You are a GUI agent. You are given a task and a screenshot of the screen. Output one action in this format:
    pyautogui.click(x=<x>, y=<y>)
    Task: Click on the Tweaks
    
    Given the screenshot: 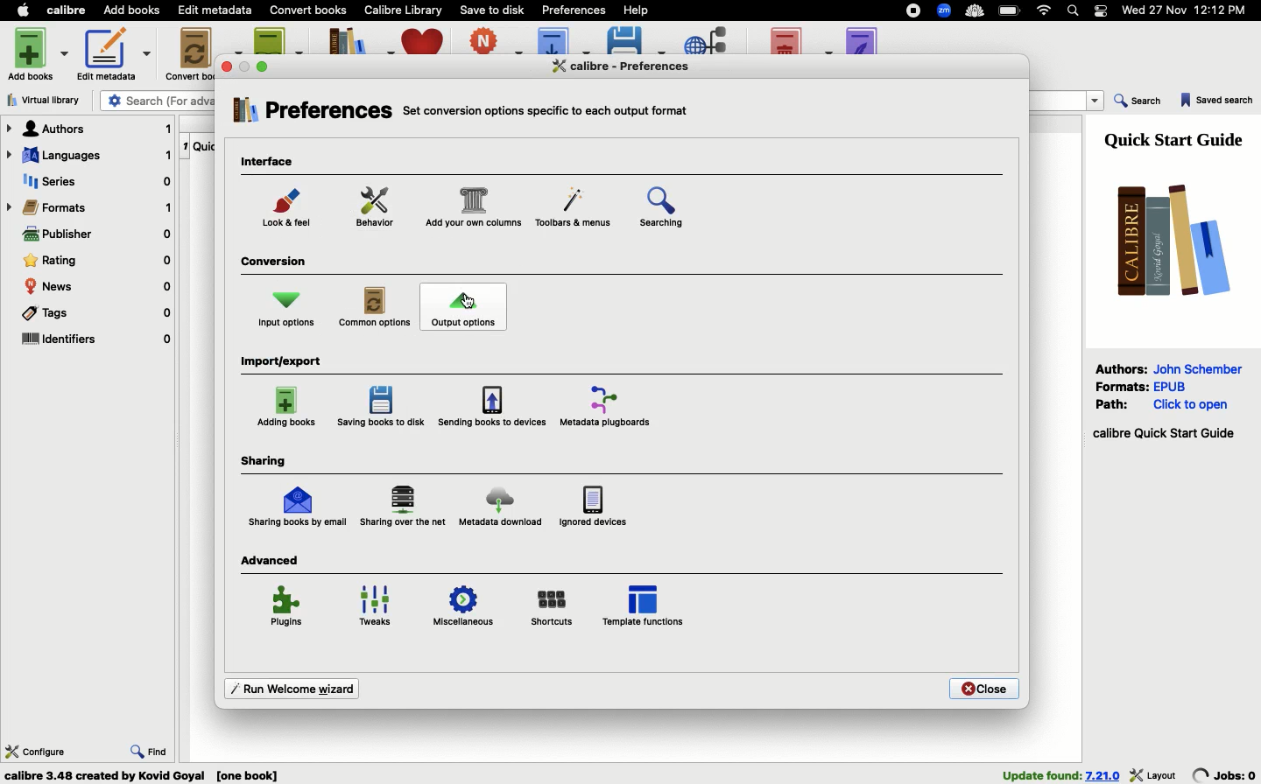 What is the action you would take?
    pyautogui.click(x=380, y=607)
    